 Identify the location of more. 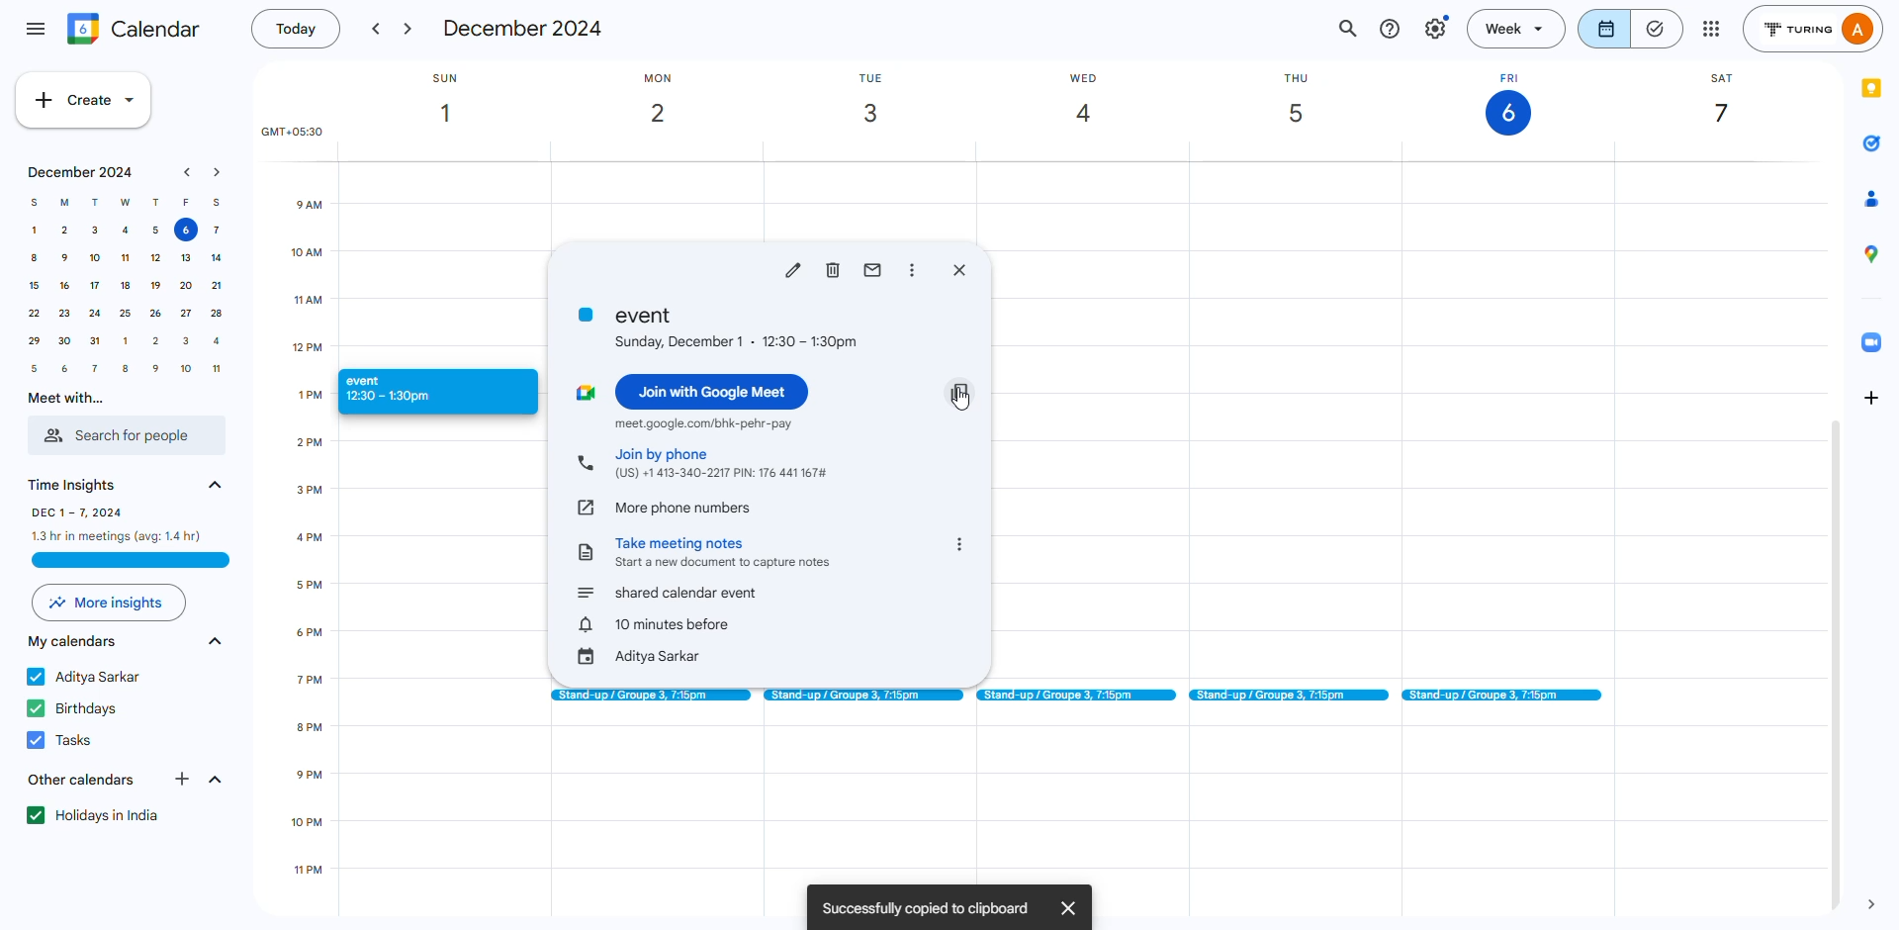
(915, 270).